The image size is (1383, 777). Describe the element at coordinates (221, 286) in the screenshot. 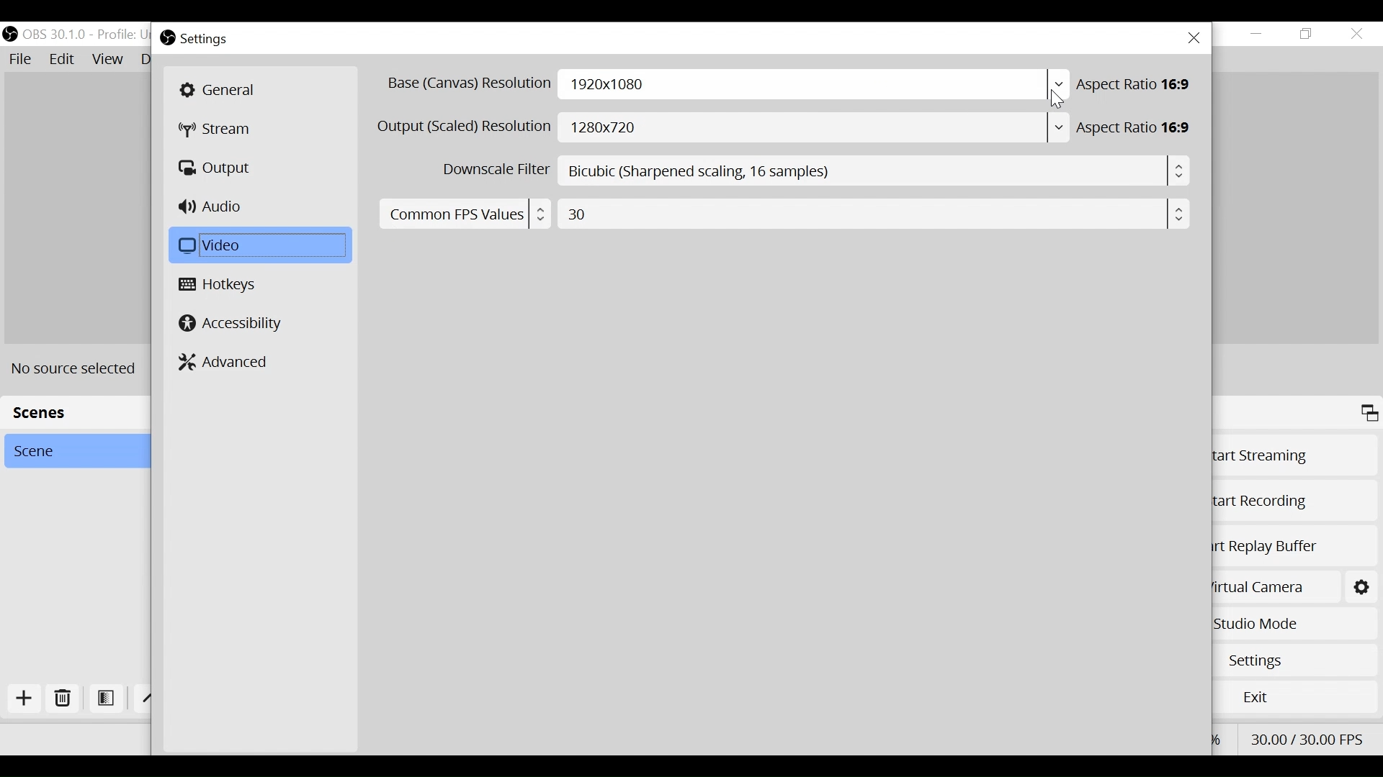

I see `Hotkeys` at that location.